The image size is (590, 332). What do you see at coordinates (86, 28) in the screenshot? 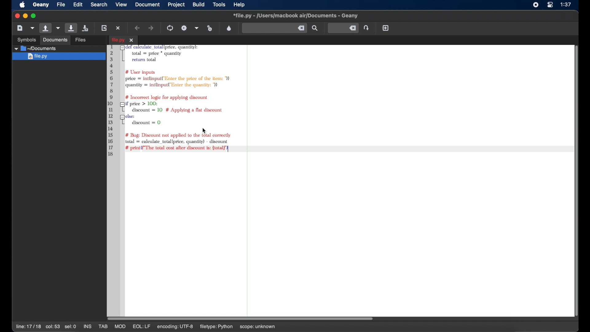
I see `save open files` at bounding box center [86, 28].